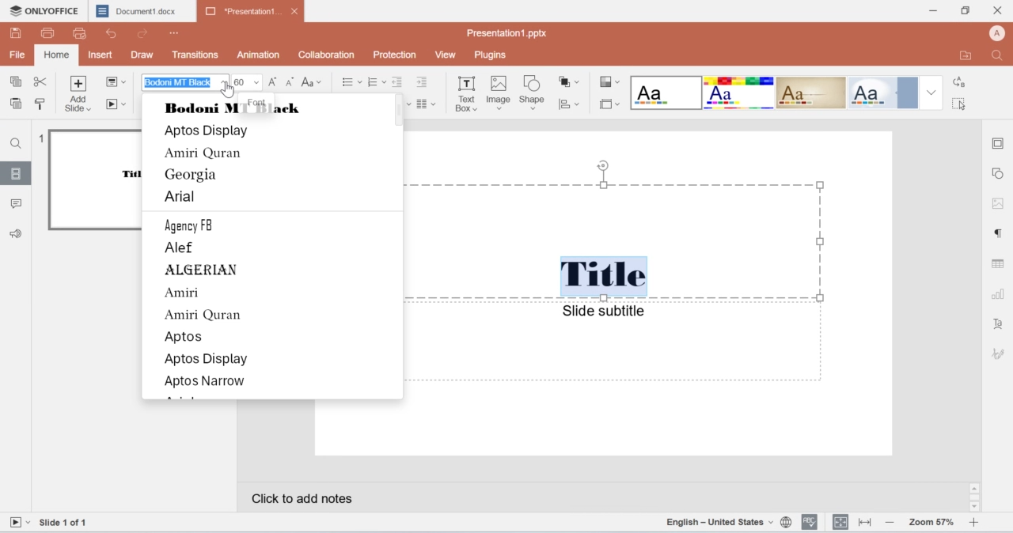 This screenshot has width=1013, height=533. What do you see at coordinates (186, 337) in the screenshot?
I see `Aptos` at bounding box center [186, 337].